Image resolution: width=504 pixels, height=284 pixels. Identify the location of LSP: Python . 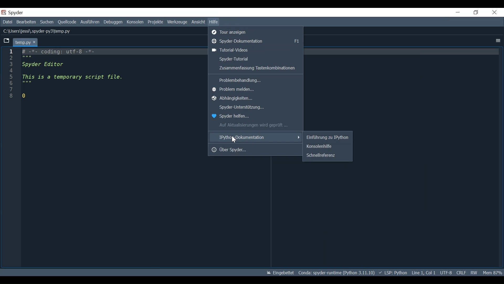
(393, 272).